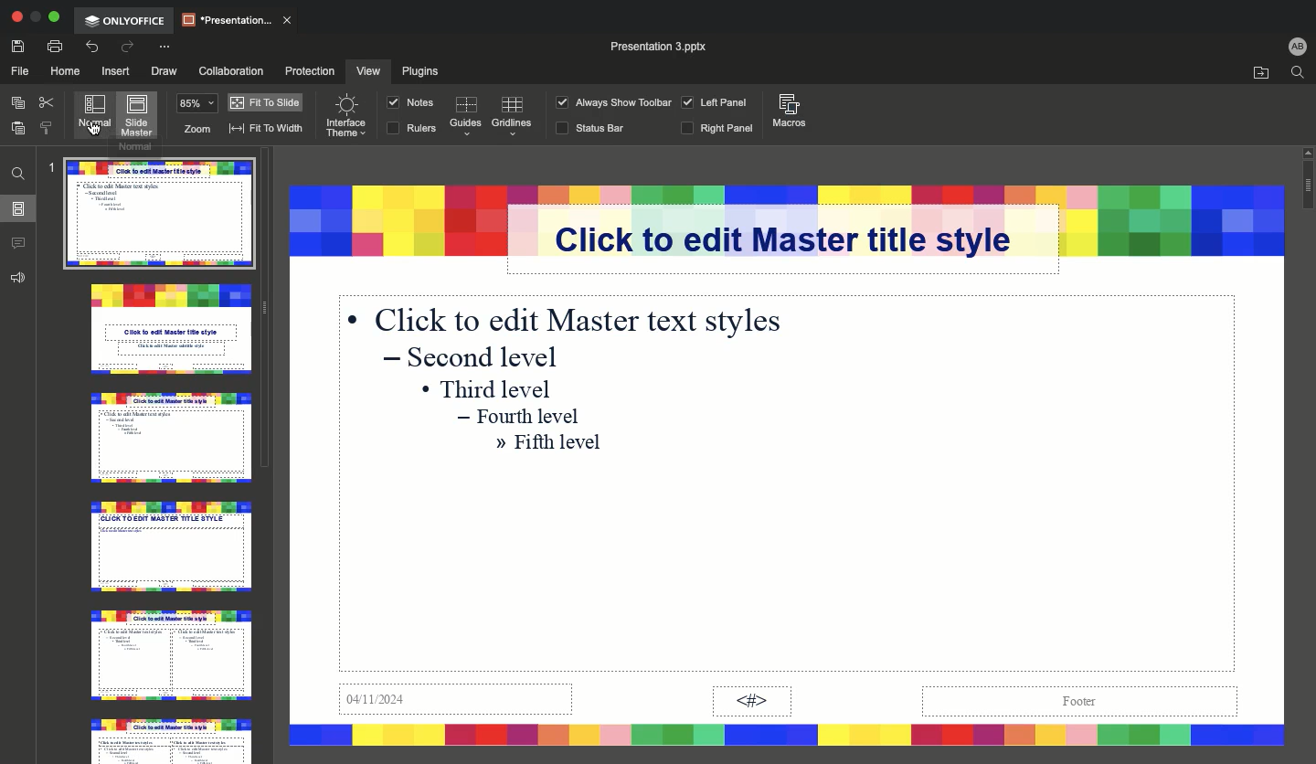 Image resolution: width=1316 pixels, height=764 pixels. Describe the element at coordinates (266, 128) in the screenshot. I see `Fit to width` at that location.